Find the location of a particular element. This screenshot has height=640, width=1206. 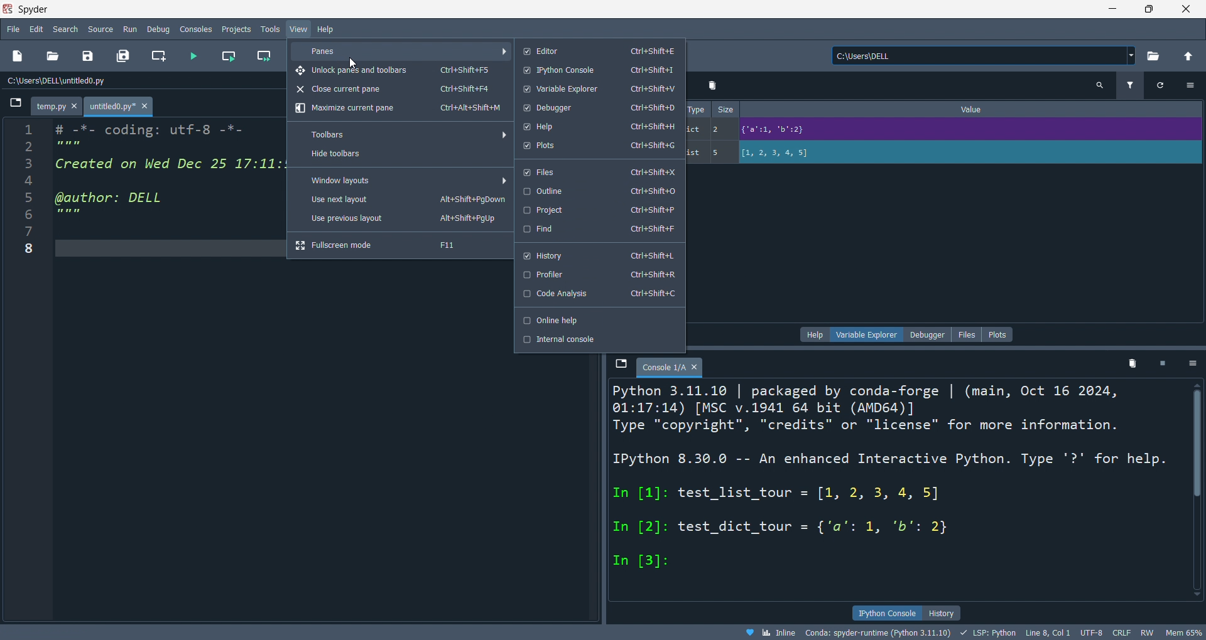

windows layout is located at coordinates (398, 179).